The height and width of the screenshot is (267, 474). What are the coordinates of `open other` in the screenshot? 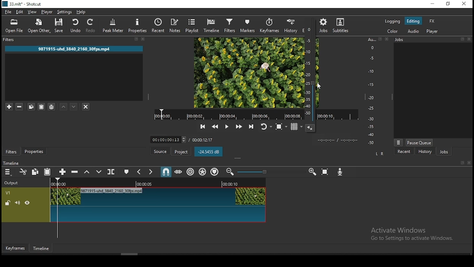 It's located at (40, 26).